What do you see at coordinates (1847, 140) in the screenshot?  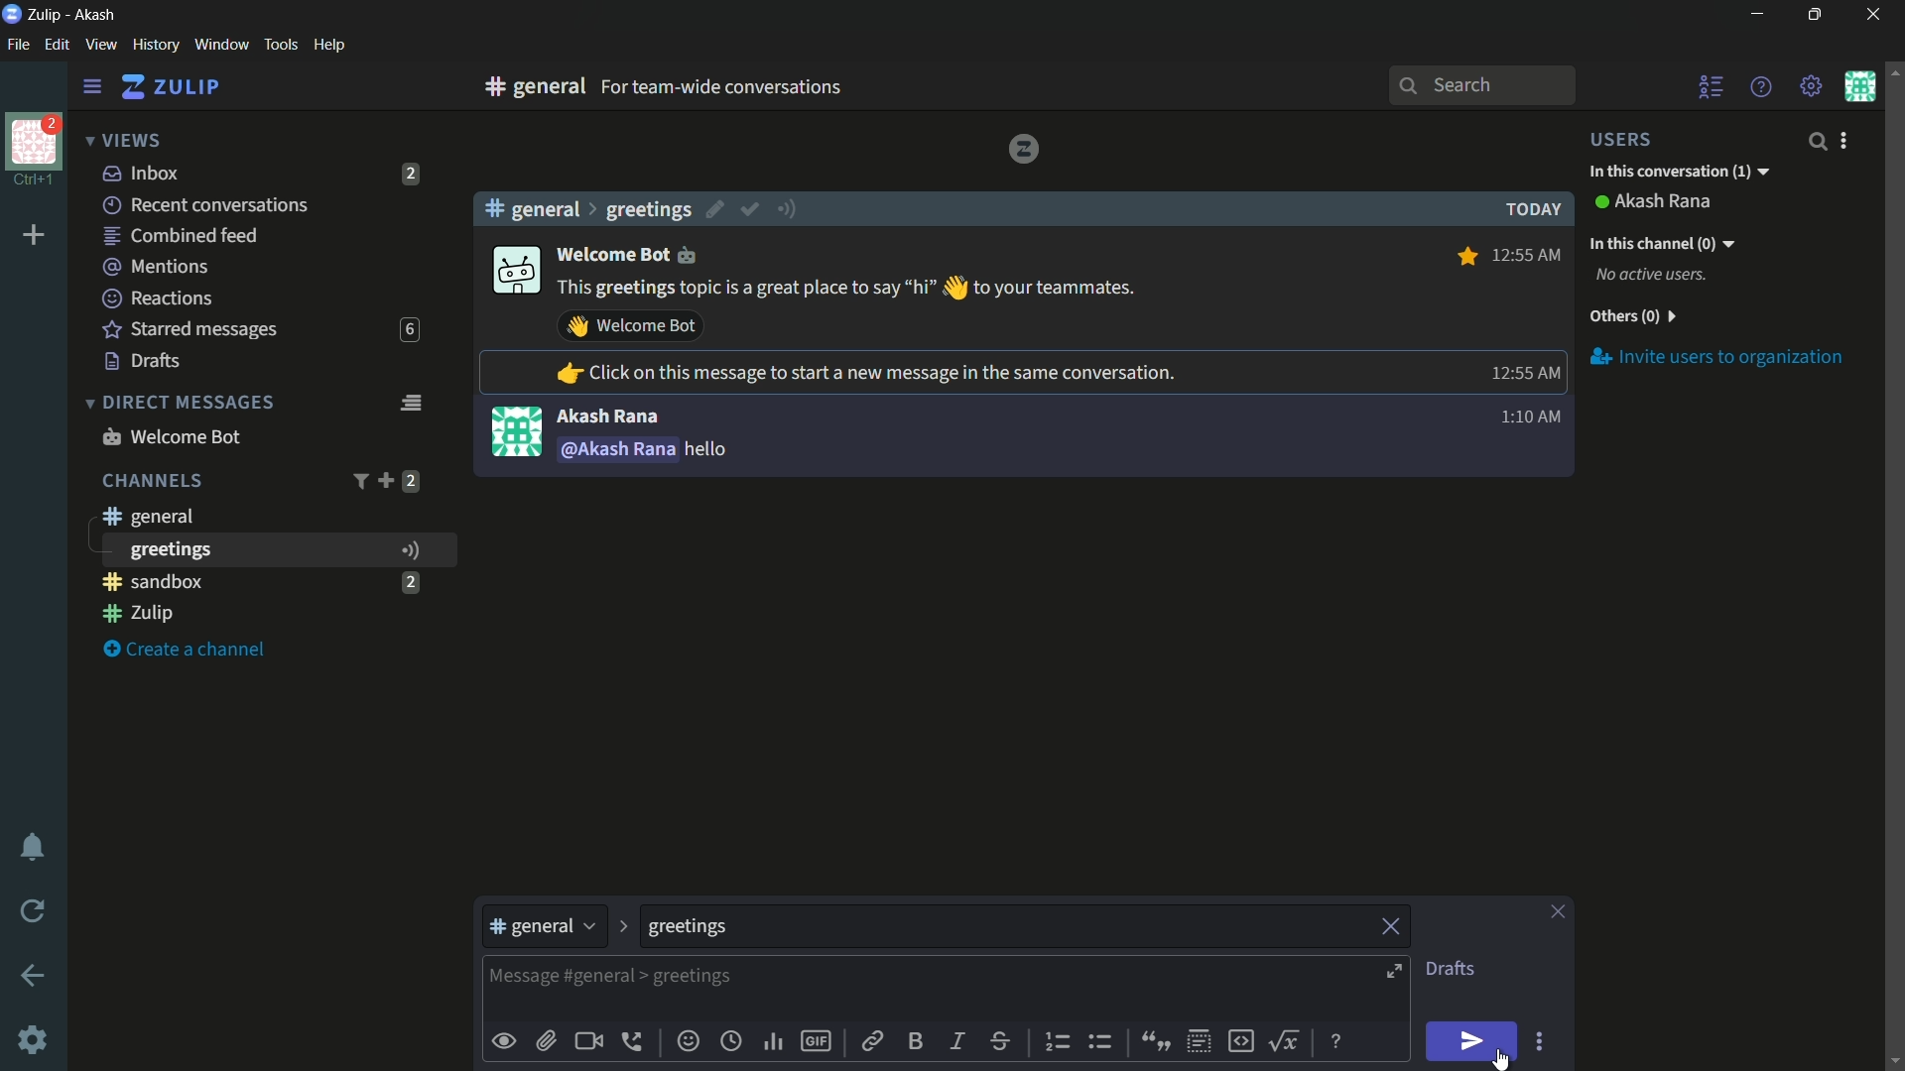 I see `user settings` at bounding box center [1847, 140].